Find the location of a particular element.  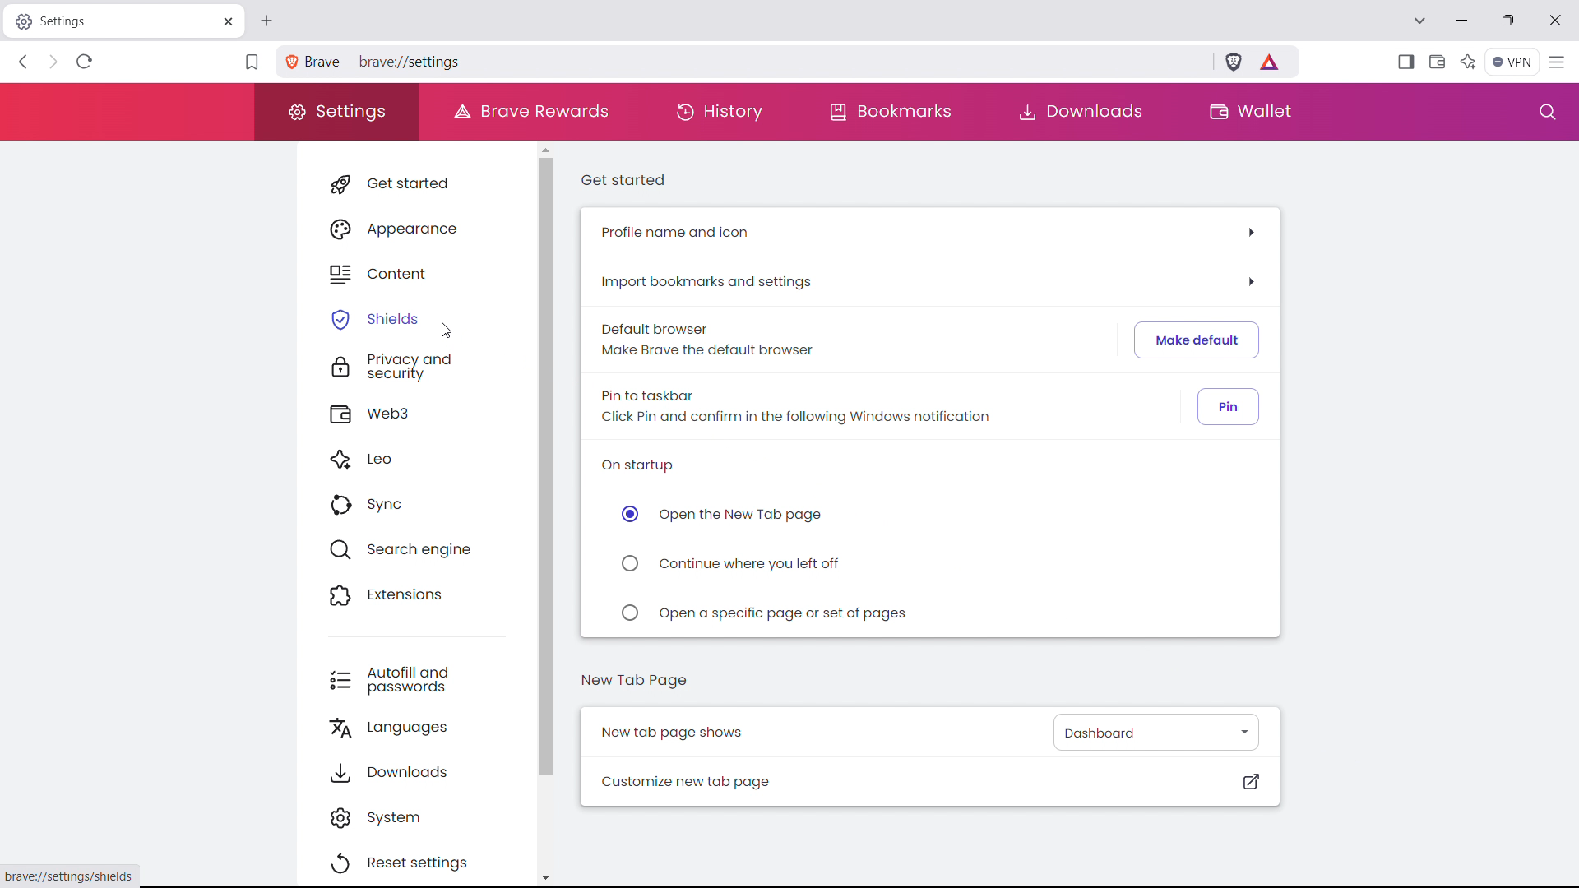

history is located at coordinates (719, 111).